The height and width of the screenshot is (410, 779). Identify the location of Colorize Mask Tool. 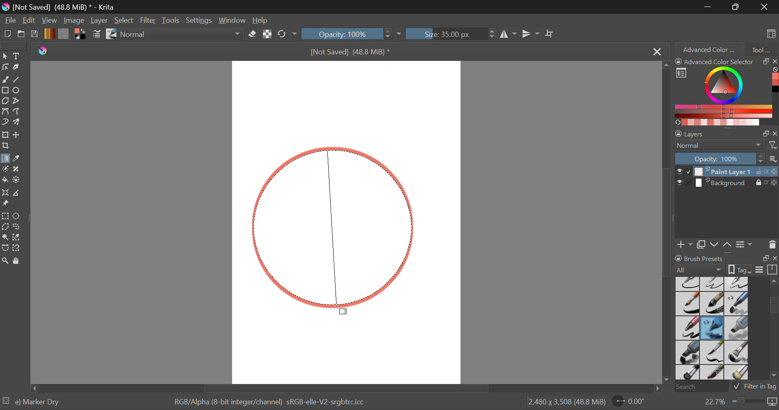
(6, 170).